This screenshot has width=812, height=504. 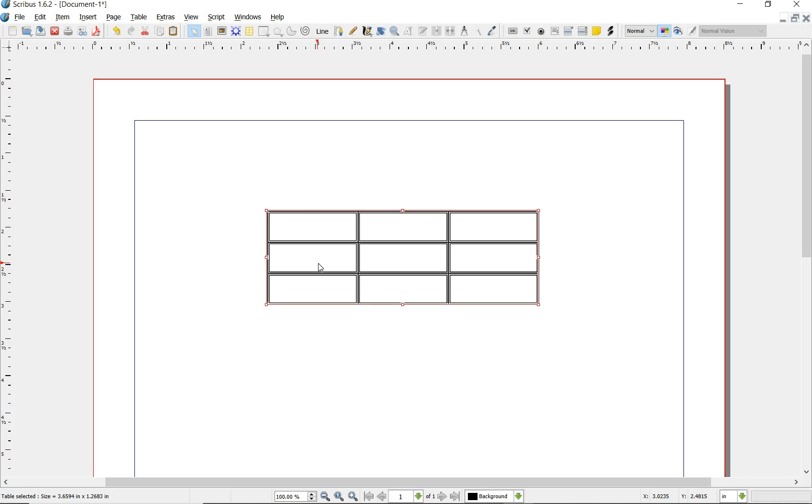 What do you see at coordinates (796, 17) in the screenshot?
I see `RESTORE` at bounding box center [796, 17].